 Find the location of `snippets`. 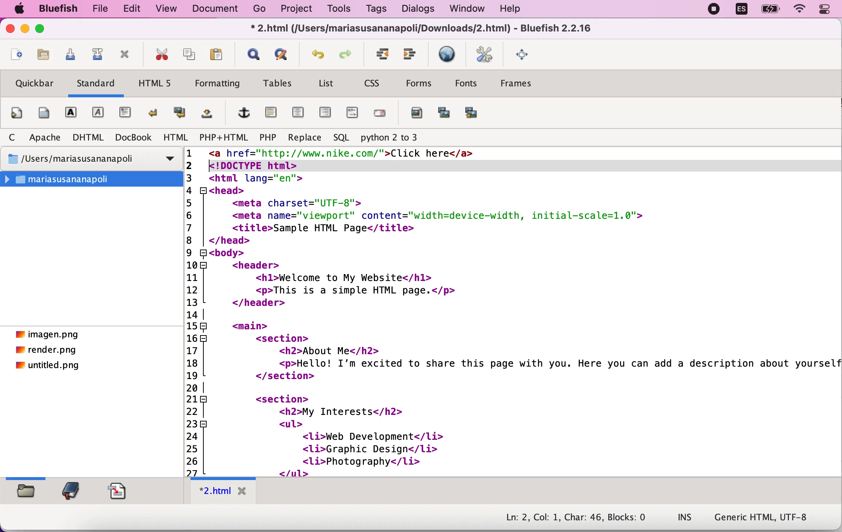

snippets is located at coordinates (120, 492).